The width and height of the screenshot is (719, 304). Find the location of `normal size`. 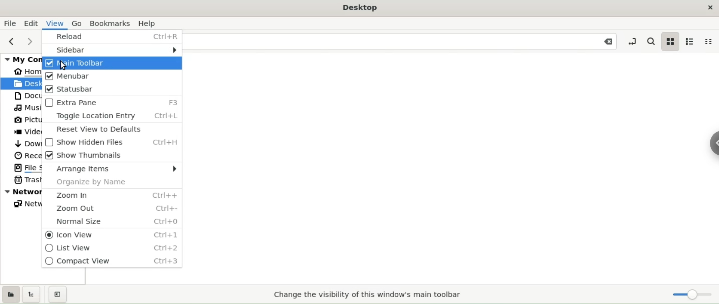

normal size is located at coordinates (110, 222).